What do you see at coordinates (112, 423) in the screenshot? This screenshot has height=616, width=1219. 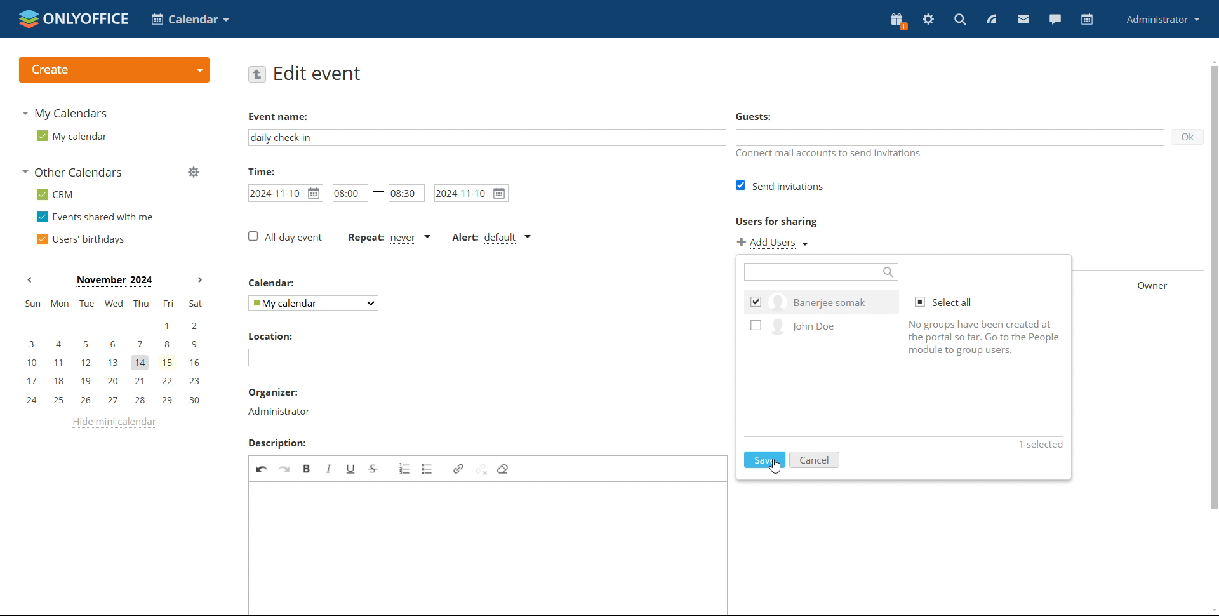 I see `hide mini calendar` at bounding box center [112, 423].